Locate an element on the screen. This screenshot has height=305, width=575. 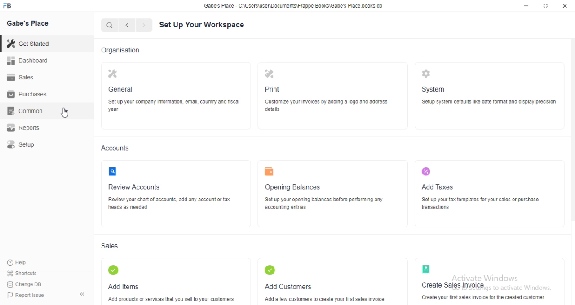
‘Setup system defaults like date format and display precision is located at coordinates (491, 102).